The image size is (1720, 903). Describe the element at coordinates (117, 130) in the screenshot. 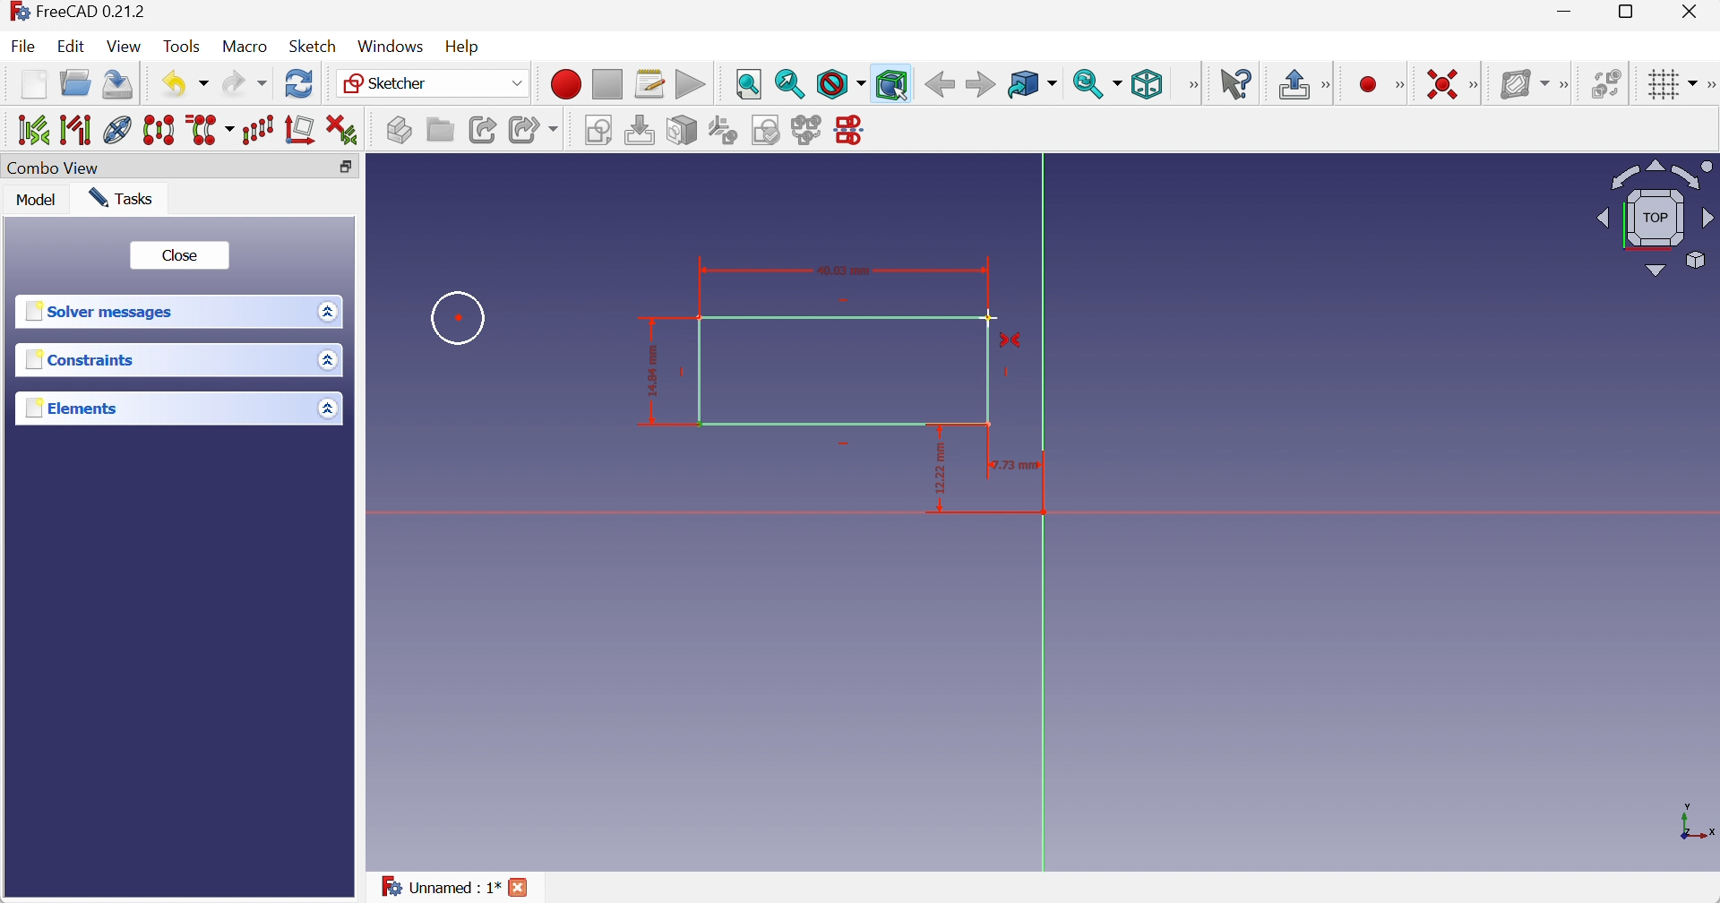

I see `Show/hide internal geometry` at that location.